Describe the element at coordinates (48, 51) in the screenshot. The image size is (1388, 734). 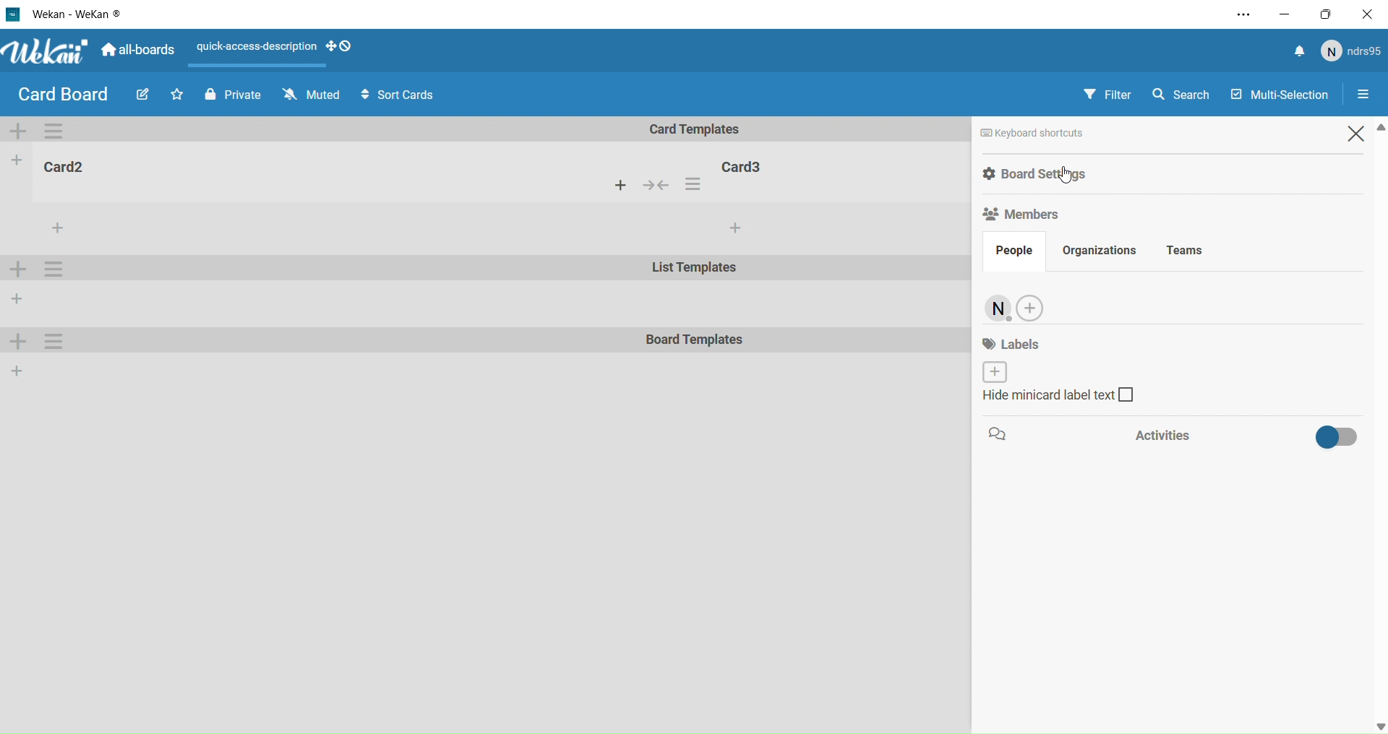
I see `` at that location.